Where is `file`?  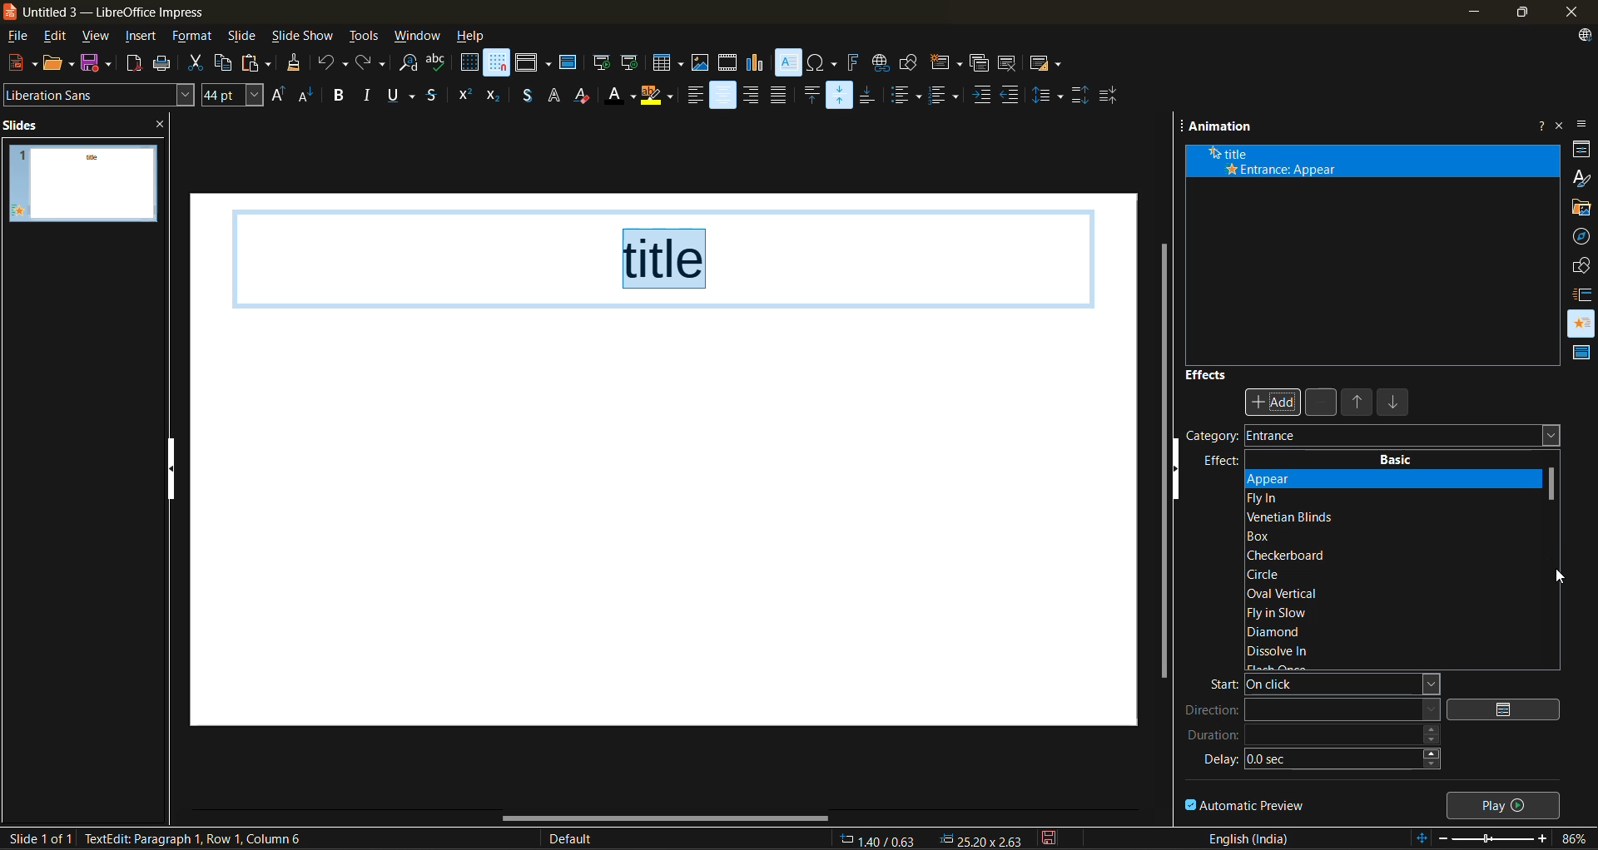 file is located at coordinates (22, 37).